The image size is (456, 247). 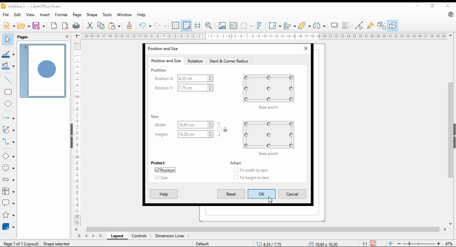 I want to click on zoom and pan, so click(x=209, y=26).